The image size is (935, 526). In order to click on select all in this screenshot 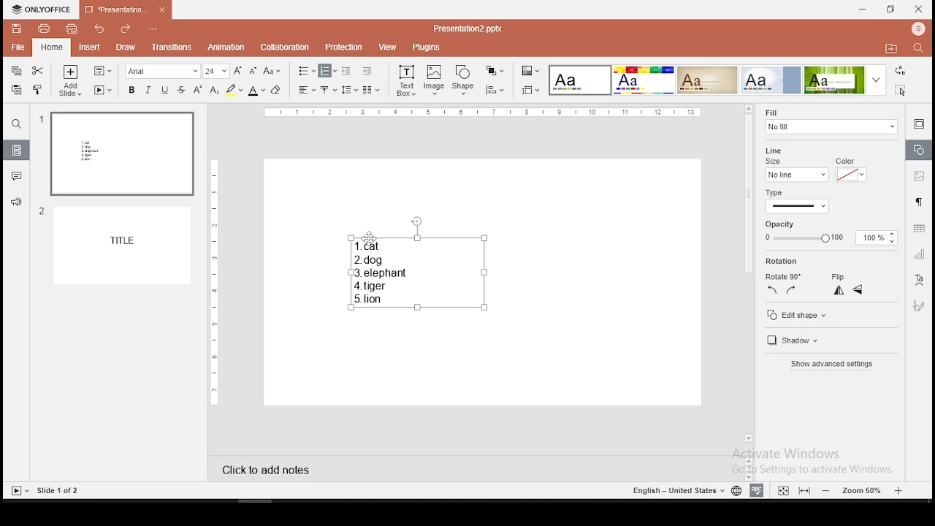, I will do `click(903, 91)`.